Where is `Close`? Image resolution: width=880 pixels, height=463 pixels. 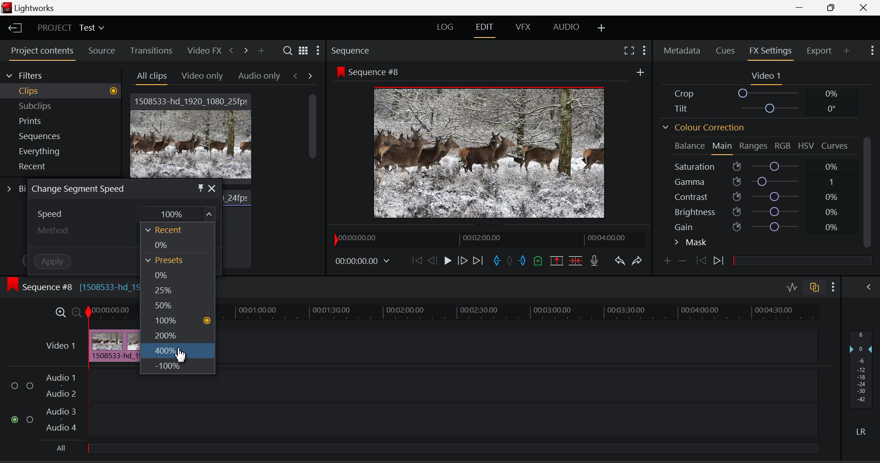
Close is located at coordinates (863, 8).